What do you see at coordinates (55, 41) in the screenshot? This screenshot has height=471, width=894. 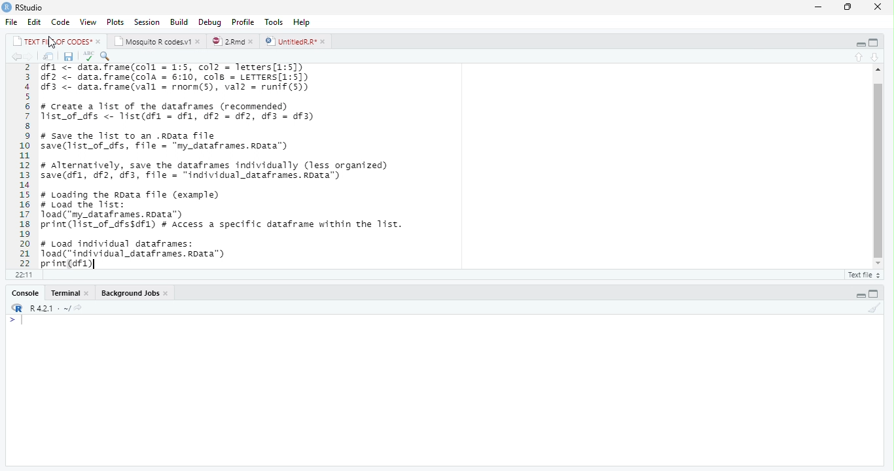 I see `TEXT FILE OF CODES*` at bounding box center [55, 41].